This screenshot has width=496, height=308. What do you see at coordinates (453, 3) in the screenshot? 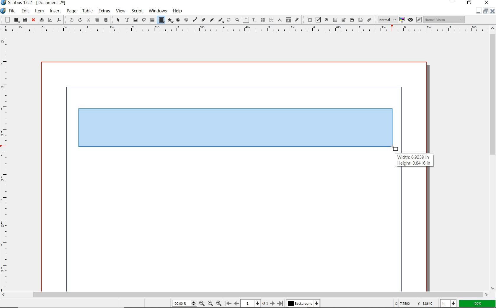
I see `minimize` at bounding box center [453, 3].